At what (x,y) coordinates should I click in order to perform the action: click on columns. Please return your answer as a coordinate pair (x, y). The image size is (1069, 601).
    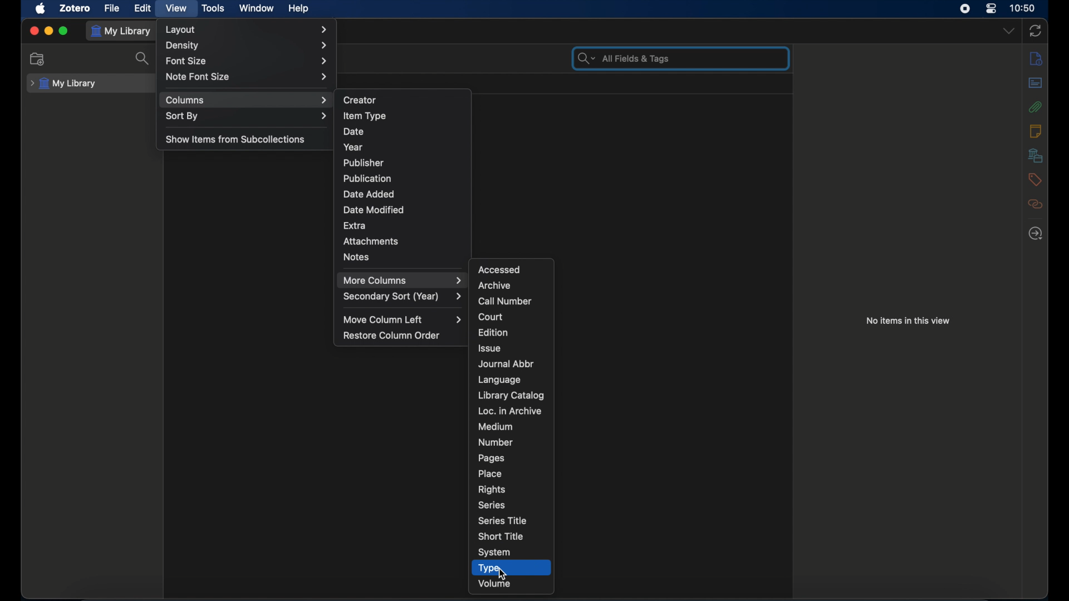
    Looking at the image, I should click on (247, 101).